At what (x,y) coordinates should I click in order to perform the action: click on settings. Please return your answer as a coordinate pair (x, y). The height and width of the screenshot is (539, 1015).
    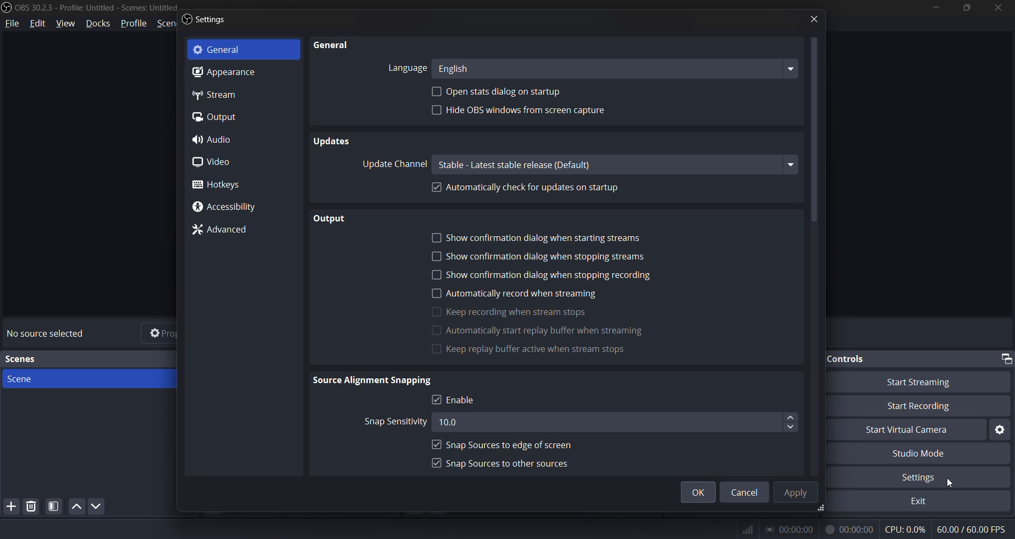
    Looking at the image, I should click on (211, 21).